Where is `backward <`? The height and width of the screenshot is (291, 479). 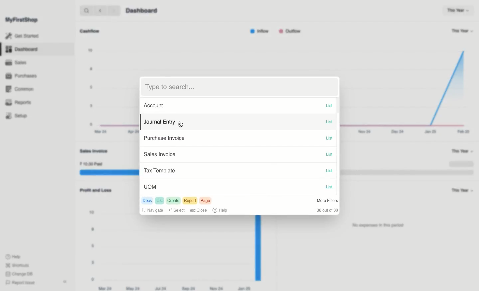
backward < is located at coordinates (98, 11).